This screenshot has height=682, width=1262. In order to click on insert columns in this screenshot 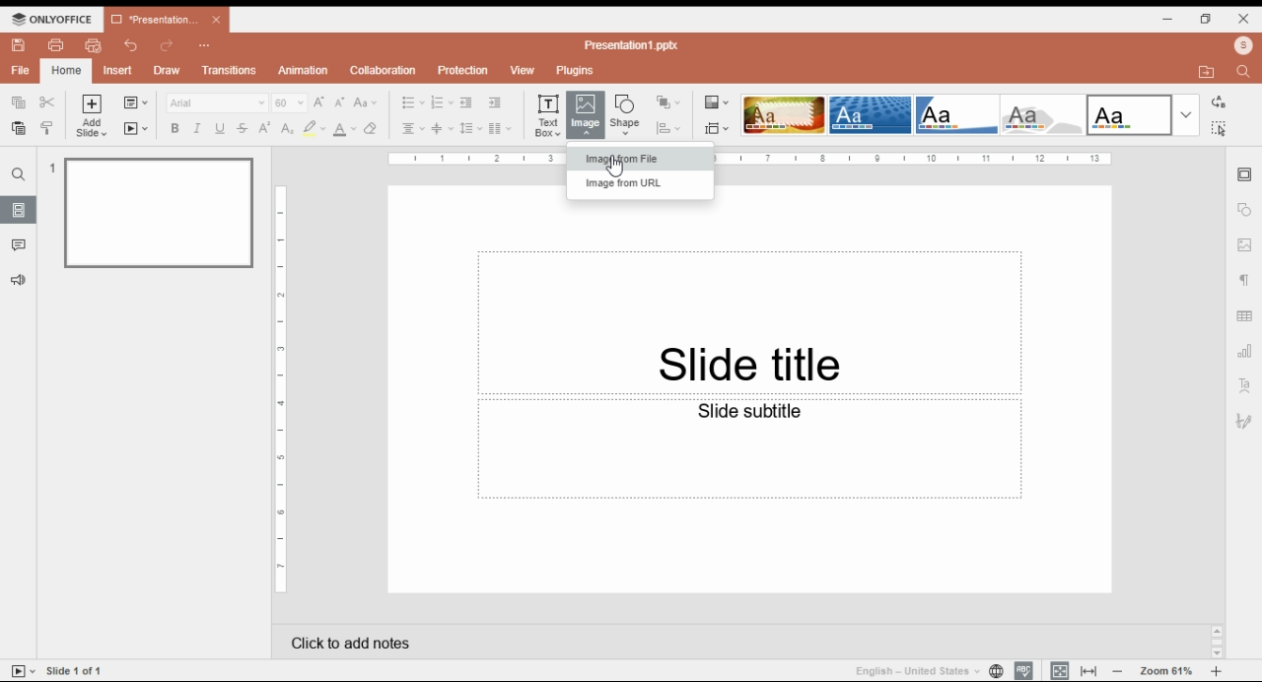, I will do `click(498, 129)`.